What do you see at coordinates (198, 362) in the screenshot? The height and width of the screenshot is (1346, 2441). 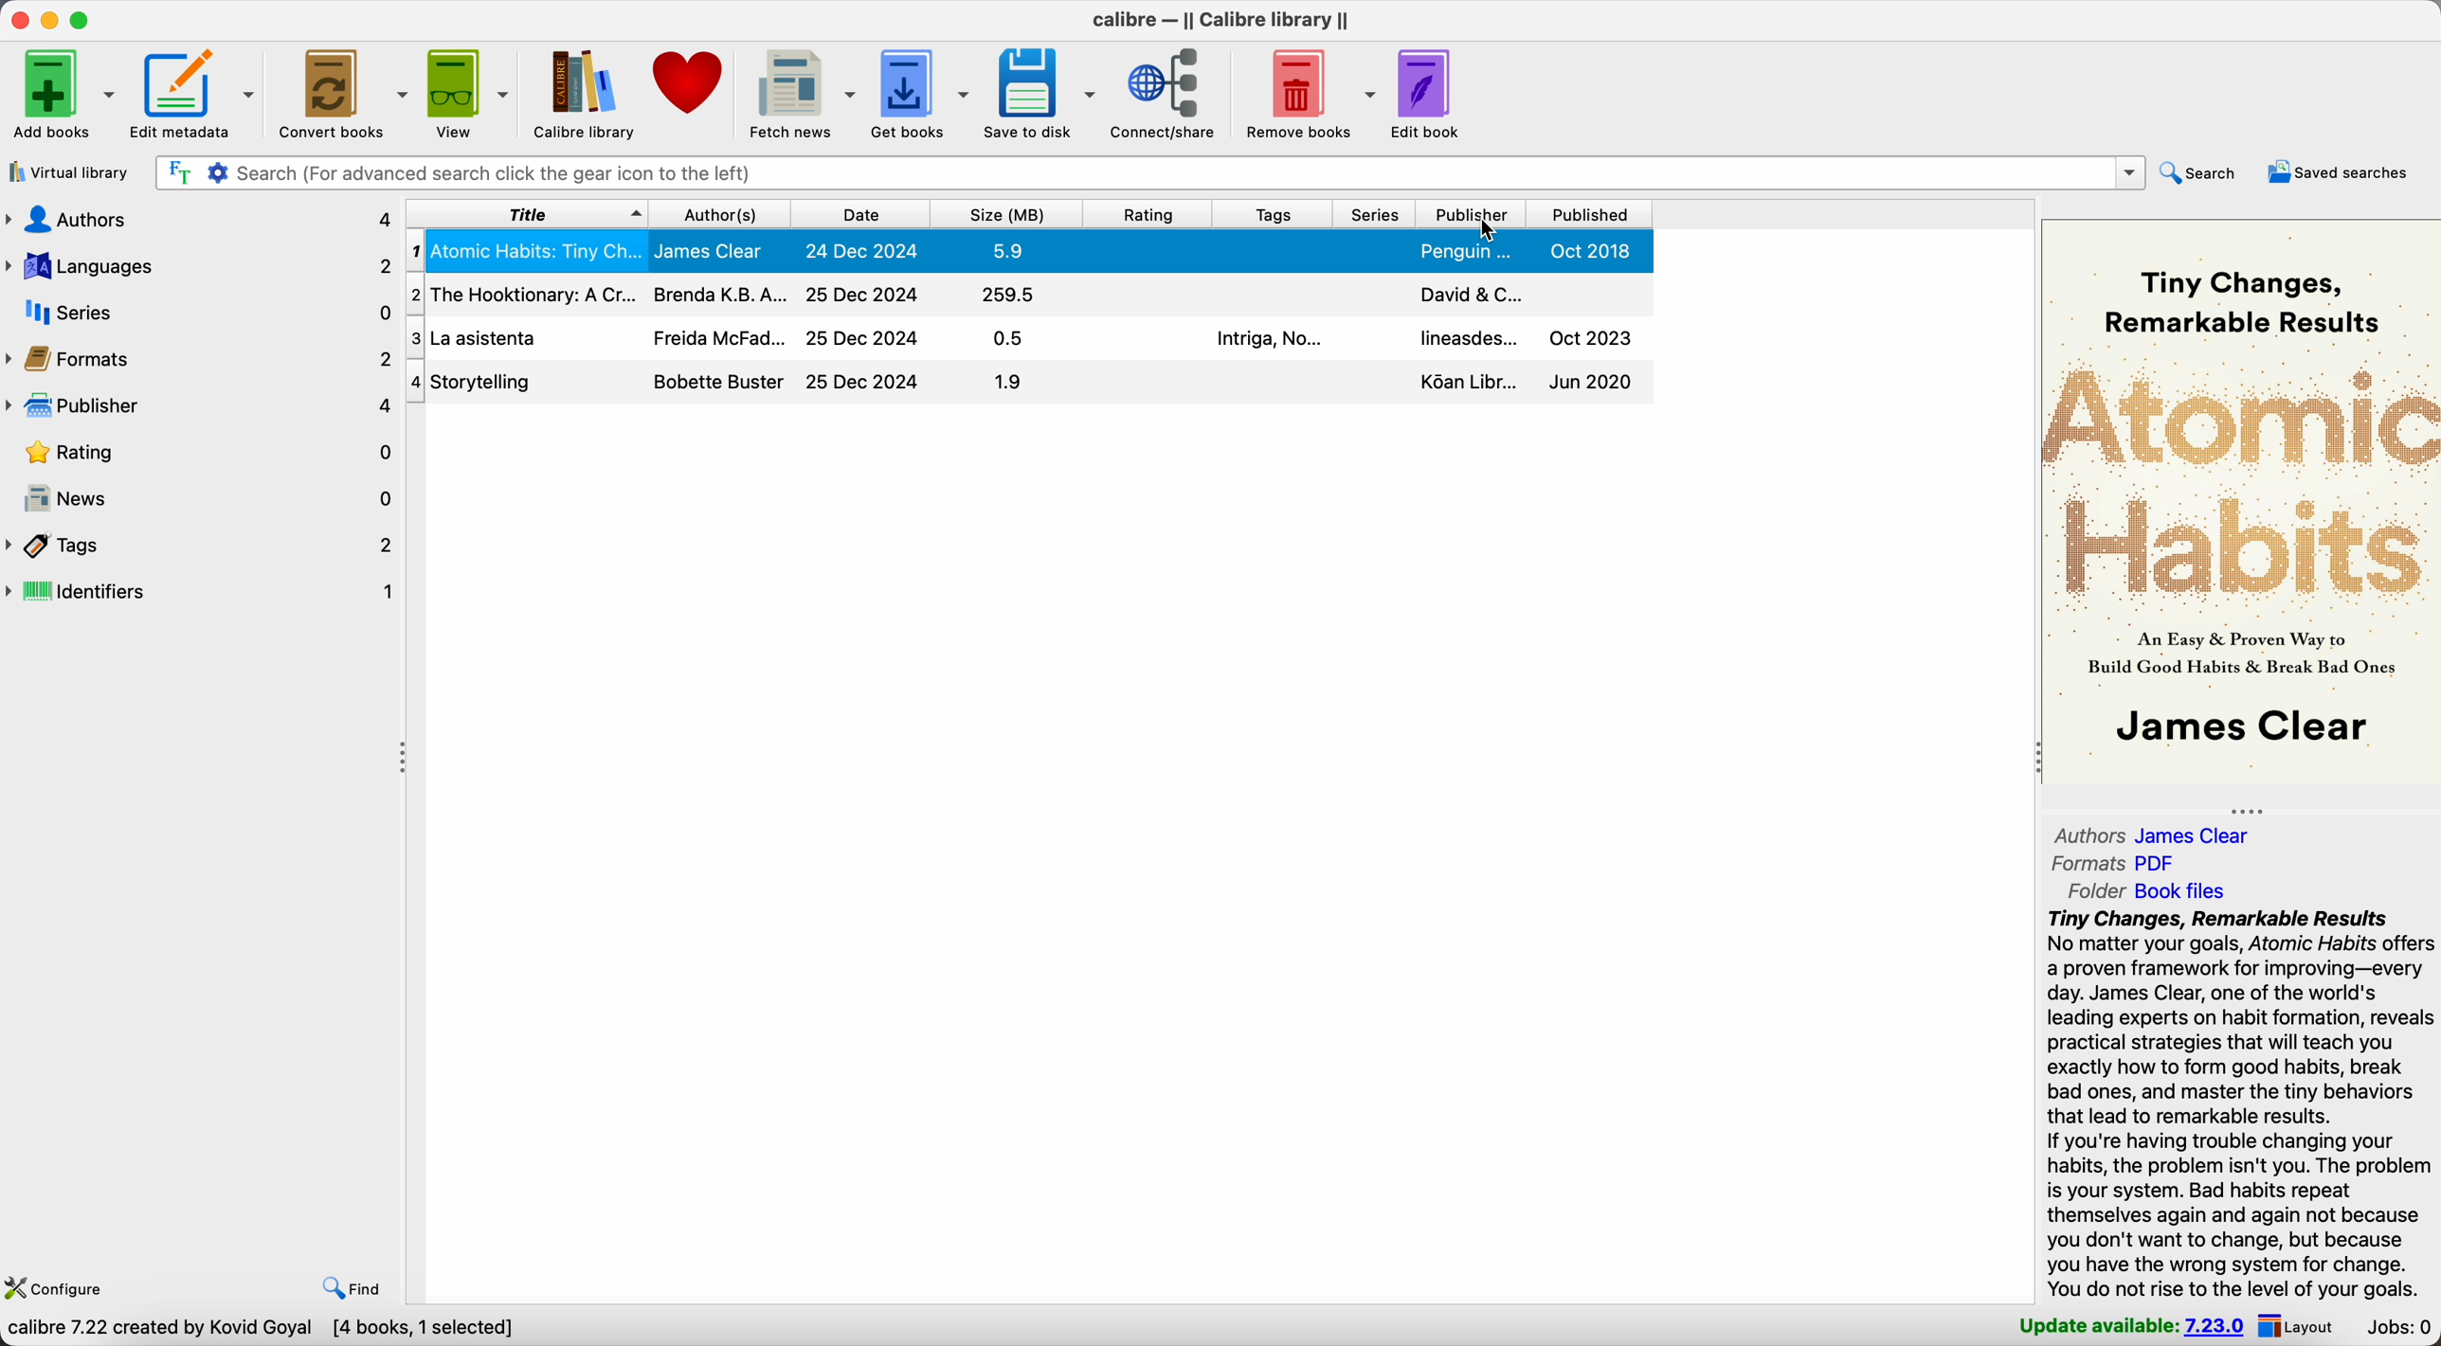 I see `formats` at bounding box center [198, 362].